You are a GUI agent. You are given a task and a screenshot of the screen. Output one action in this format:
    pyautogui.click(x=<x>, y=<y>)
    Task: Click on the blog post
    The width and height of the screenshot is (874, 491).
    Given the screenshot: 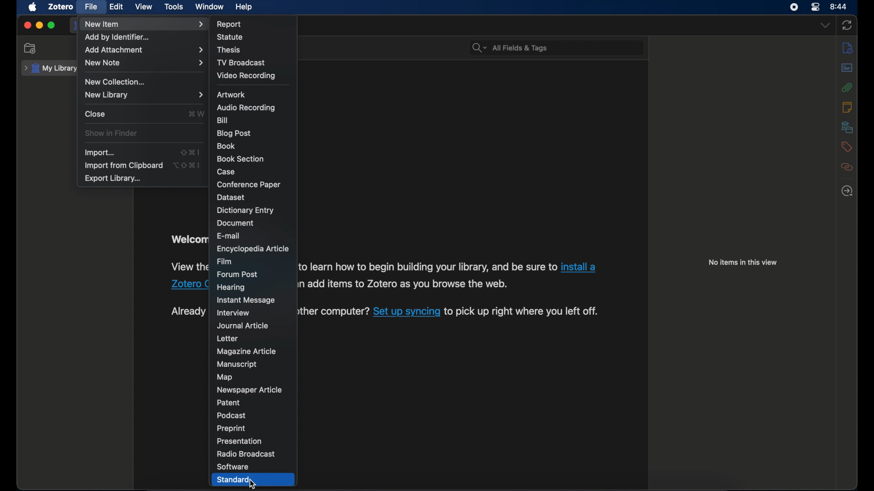 What is the action you would take?
    pyautogui.click(x=235, y=133)
    